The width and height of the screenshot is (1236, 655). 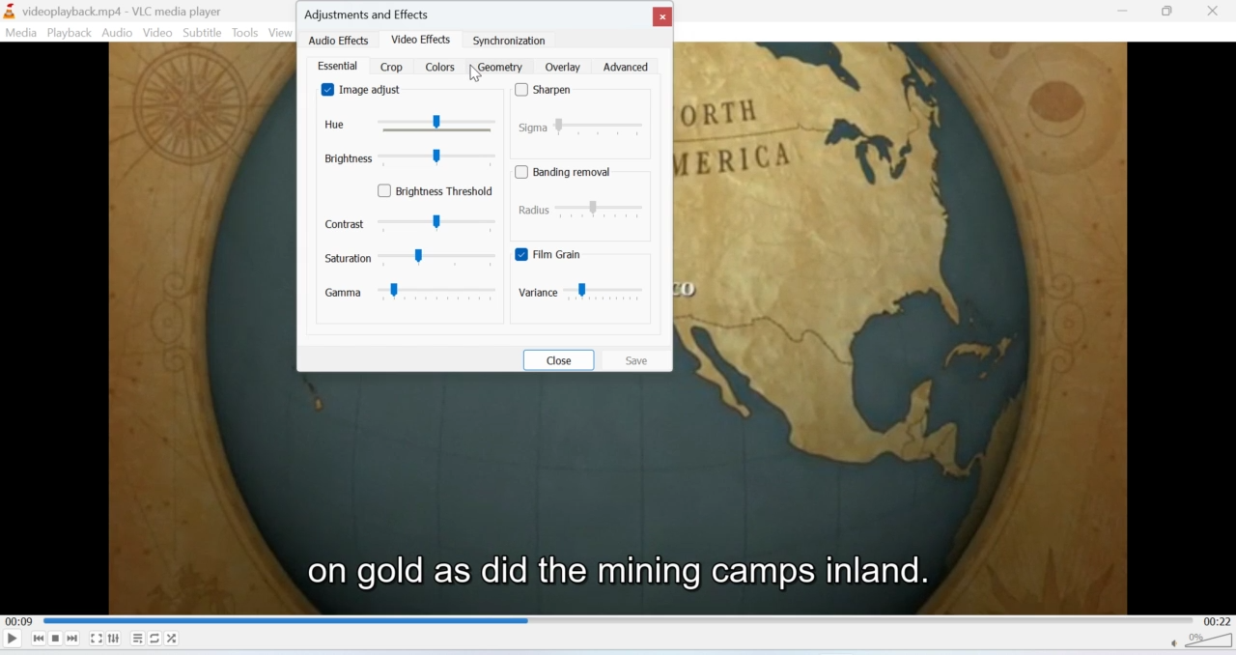 I want to click on videoplayback.mp4-VLC media player, so click(x=113, y=13).